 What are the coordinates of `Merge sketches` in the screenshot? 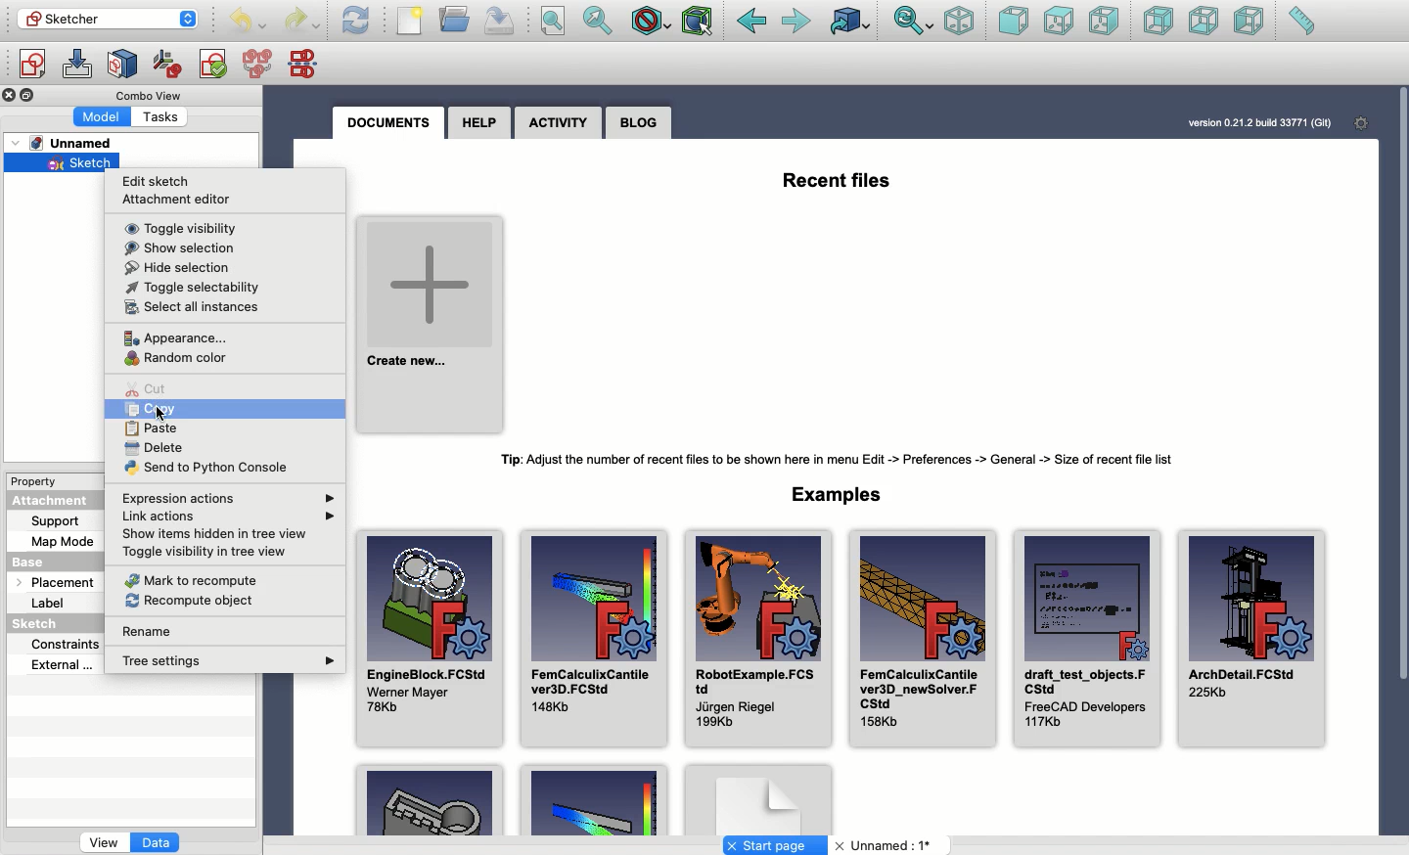 It's located at (260, 65).